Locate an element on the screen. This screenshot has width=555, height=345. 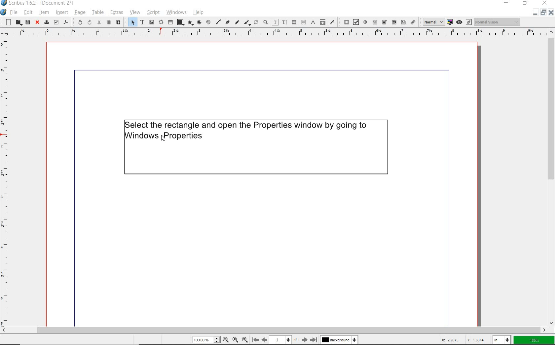
of 1 is located at coordinates (297, 339).